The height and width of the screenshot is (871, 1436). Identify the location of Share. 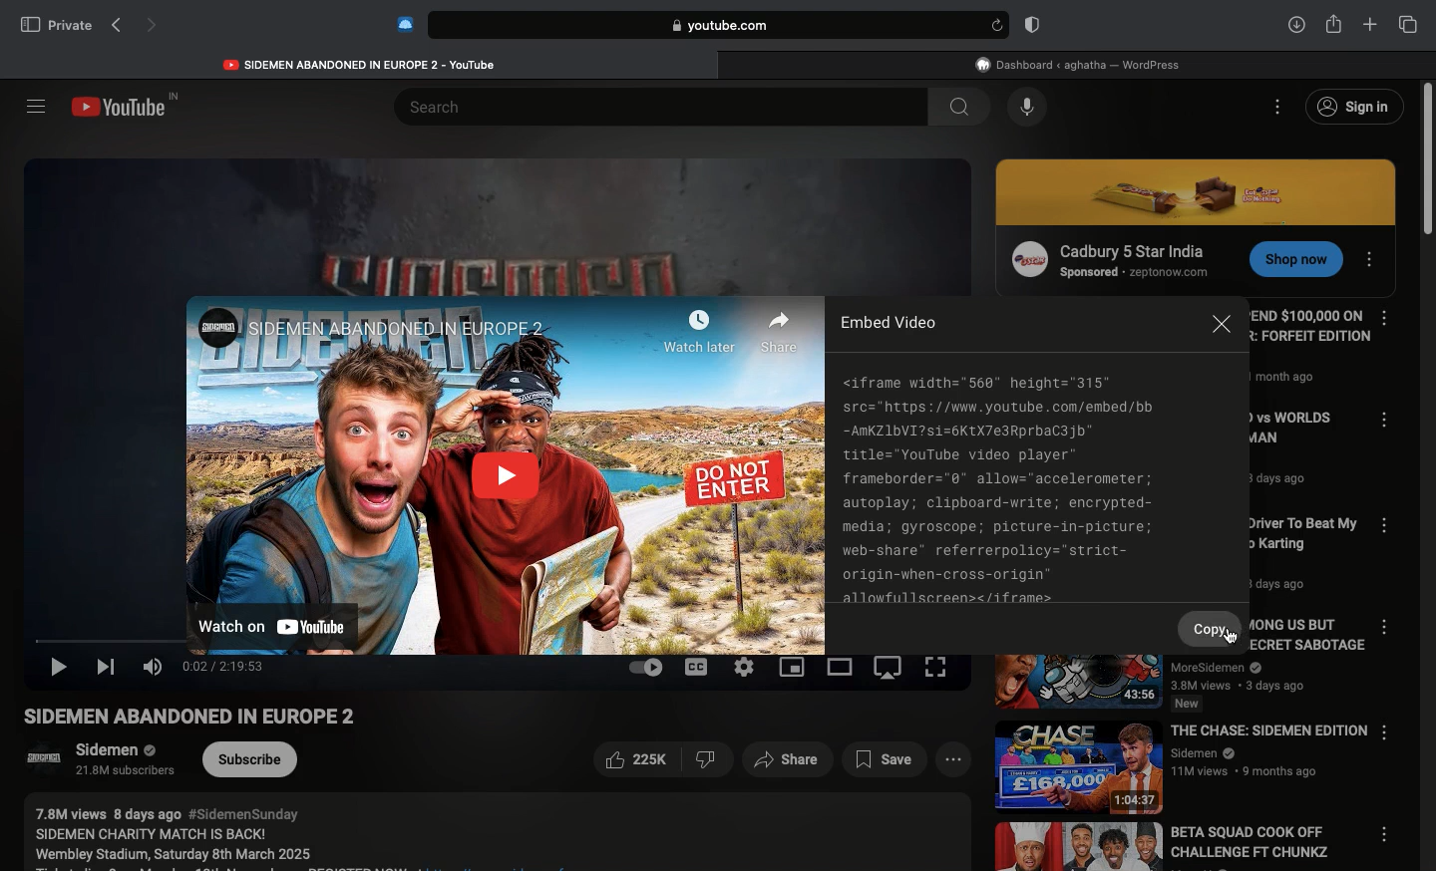
(1333, 22).